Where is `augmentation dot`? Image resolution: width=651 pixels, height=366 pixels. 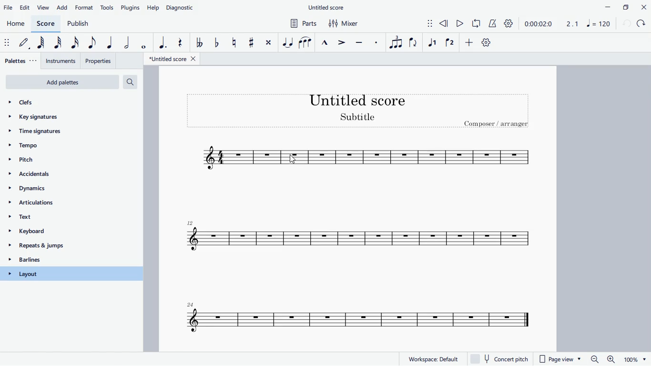
augmentation dot is located at coordinates (161, 42).